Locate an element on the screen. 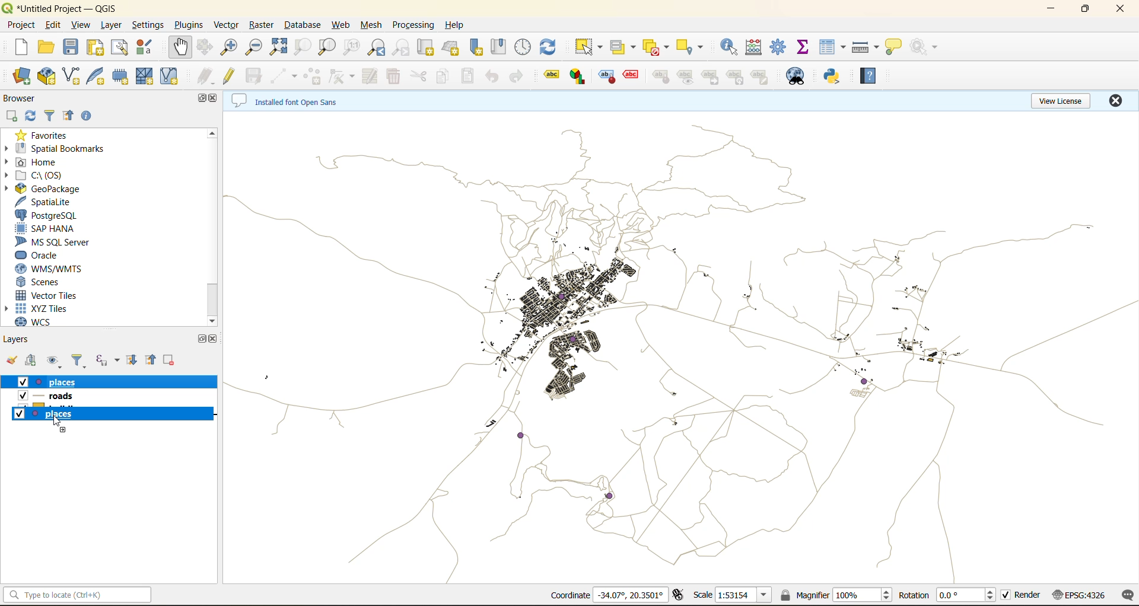  collapse all is located at coordinates (70, 117).